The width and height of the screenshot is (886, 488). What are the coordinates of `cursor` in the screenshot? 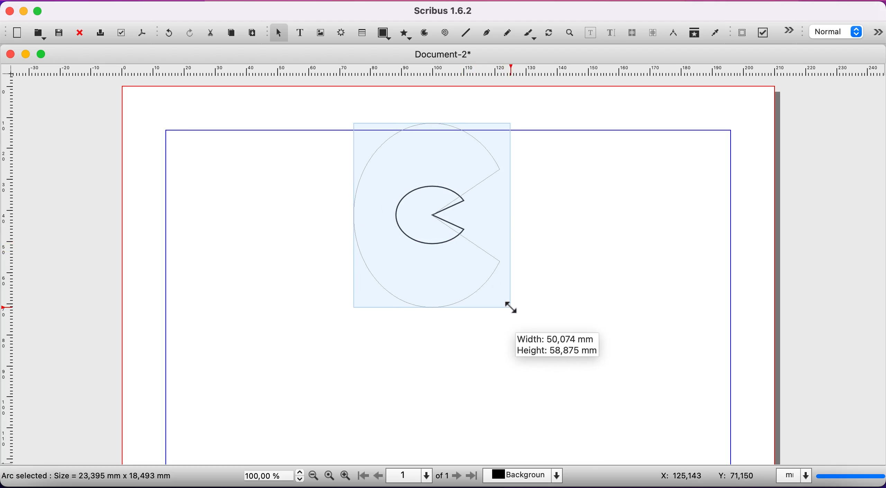 It's located at (513, 305).